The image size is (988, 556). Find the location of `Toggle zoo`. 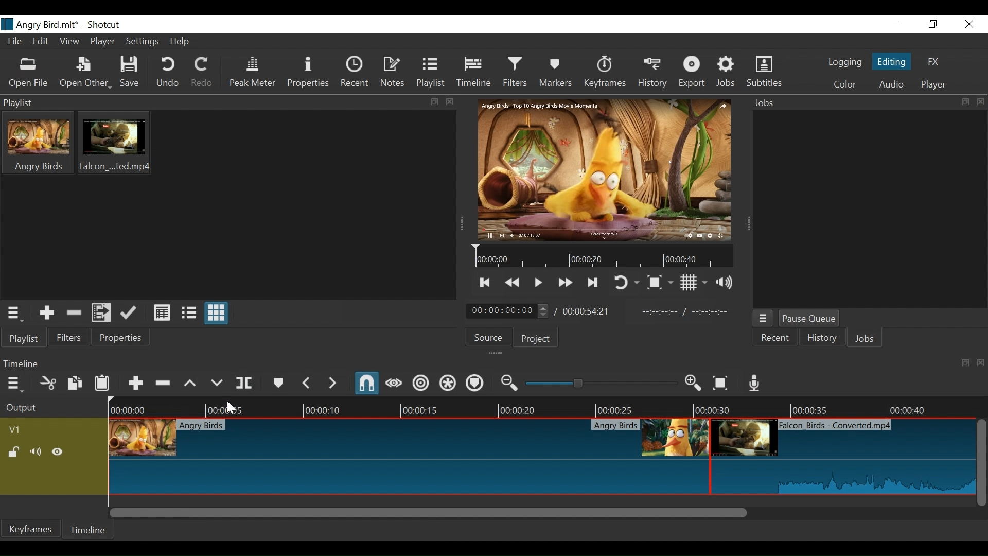

Toggle zoo is located at coordinates (660, 283).